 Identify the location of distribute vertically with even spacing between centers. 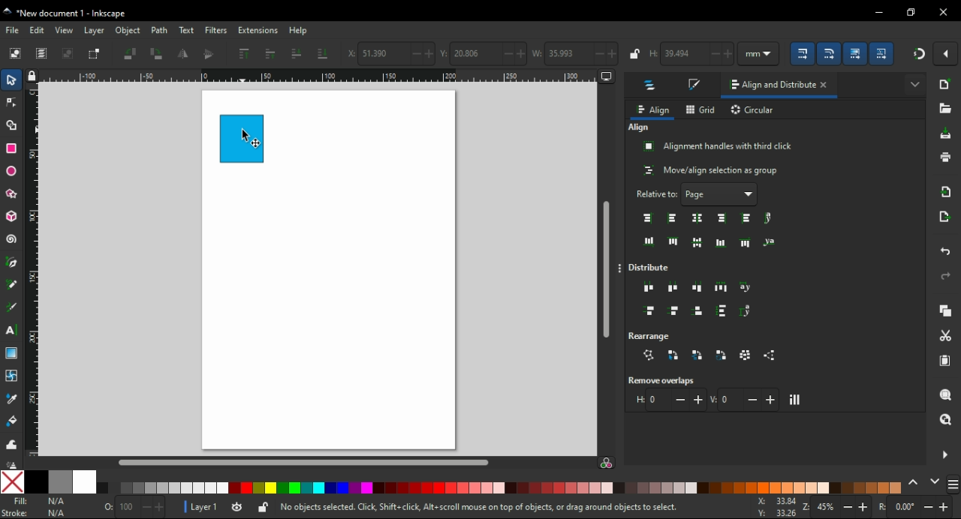
(676, 312).